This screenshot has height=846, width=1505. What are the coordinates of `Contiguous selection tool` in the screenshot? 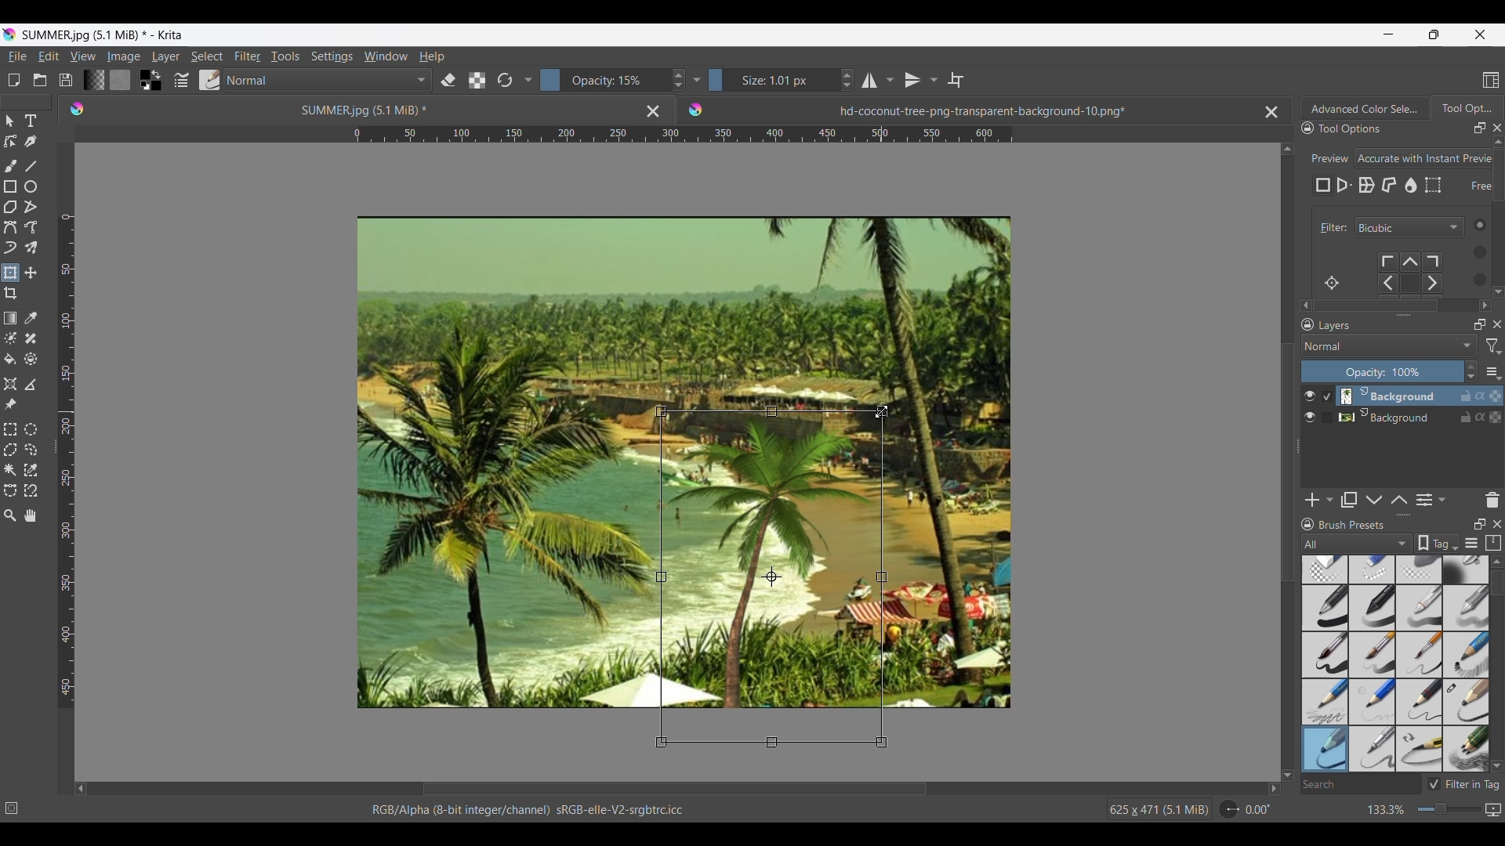 It's located at (10, 470).